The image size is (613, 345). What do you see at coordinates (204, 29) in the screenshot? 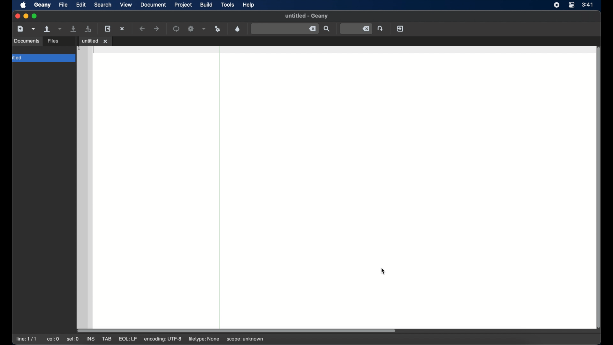
I see `choose more build actions` at bounding box center [204, 29].